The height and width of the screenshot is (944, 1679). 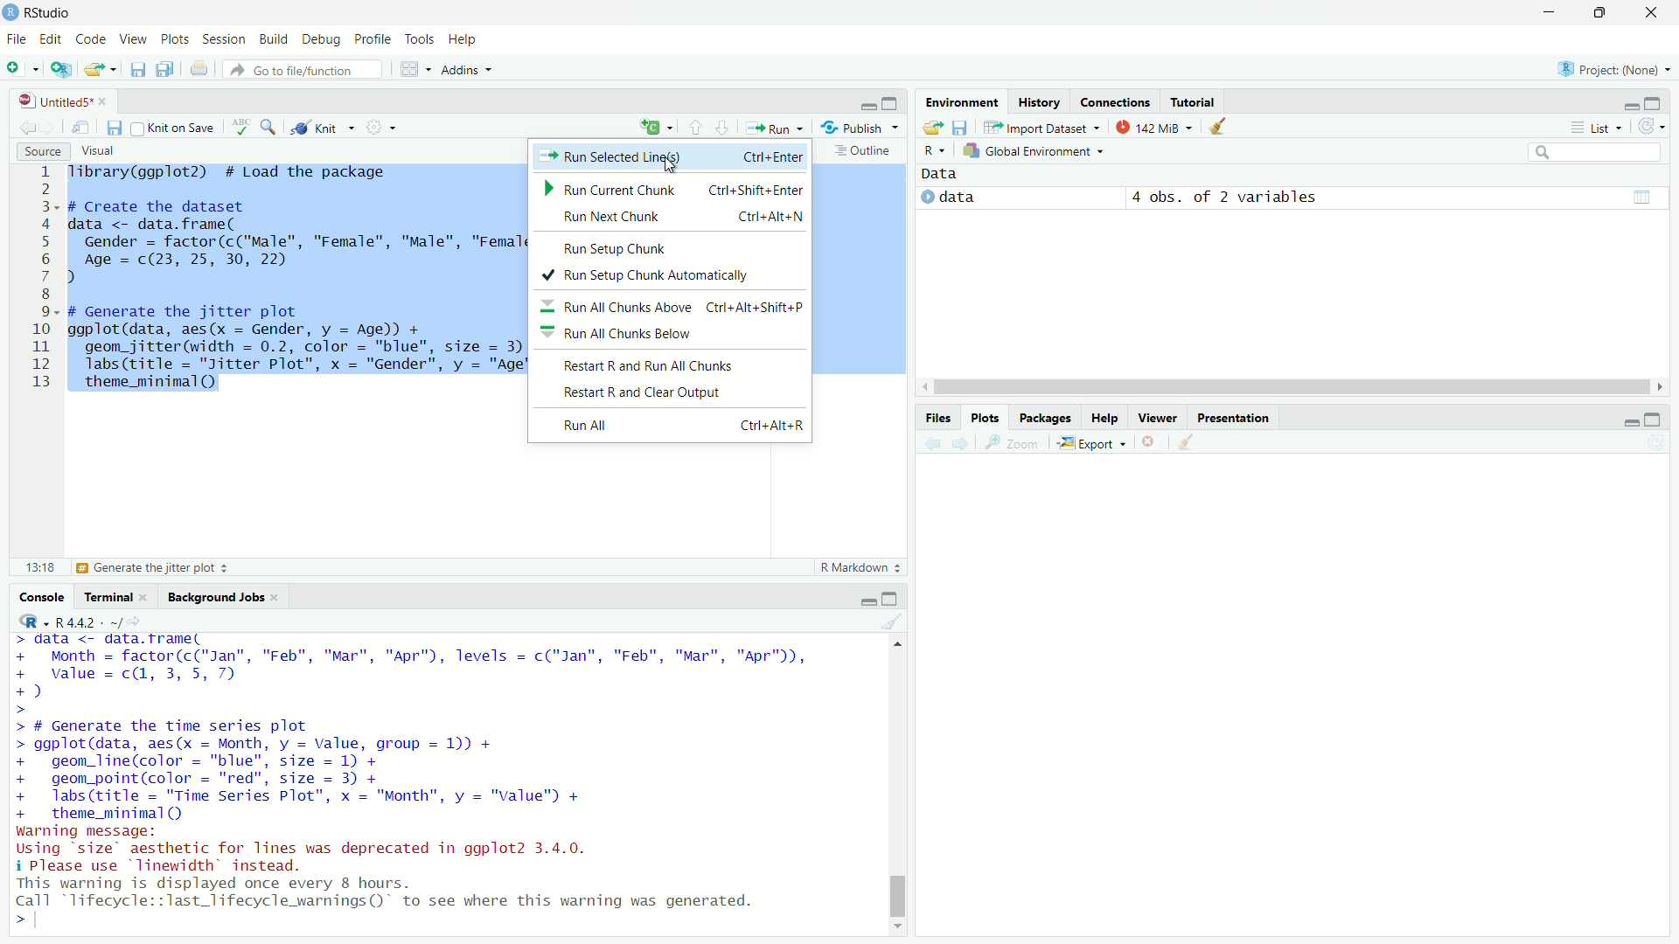 What do you see at coordinates (1106, 420) in the screenshot?
I see `help` at bounding box center [1106, 420].